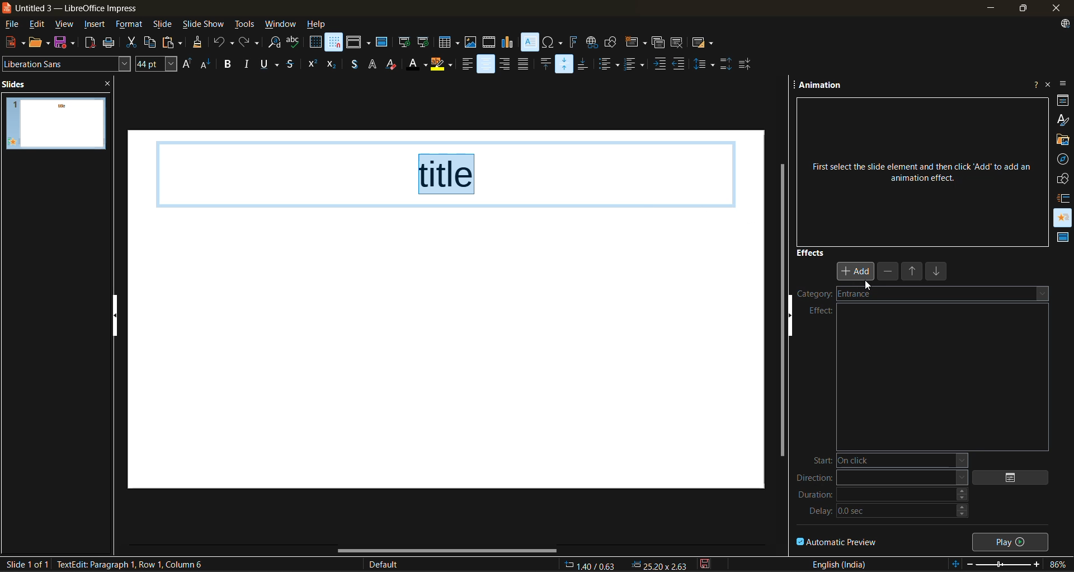  Describe the element at coordinates (1054, 8) in the screenshot. I see `close` at that location.